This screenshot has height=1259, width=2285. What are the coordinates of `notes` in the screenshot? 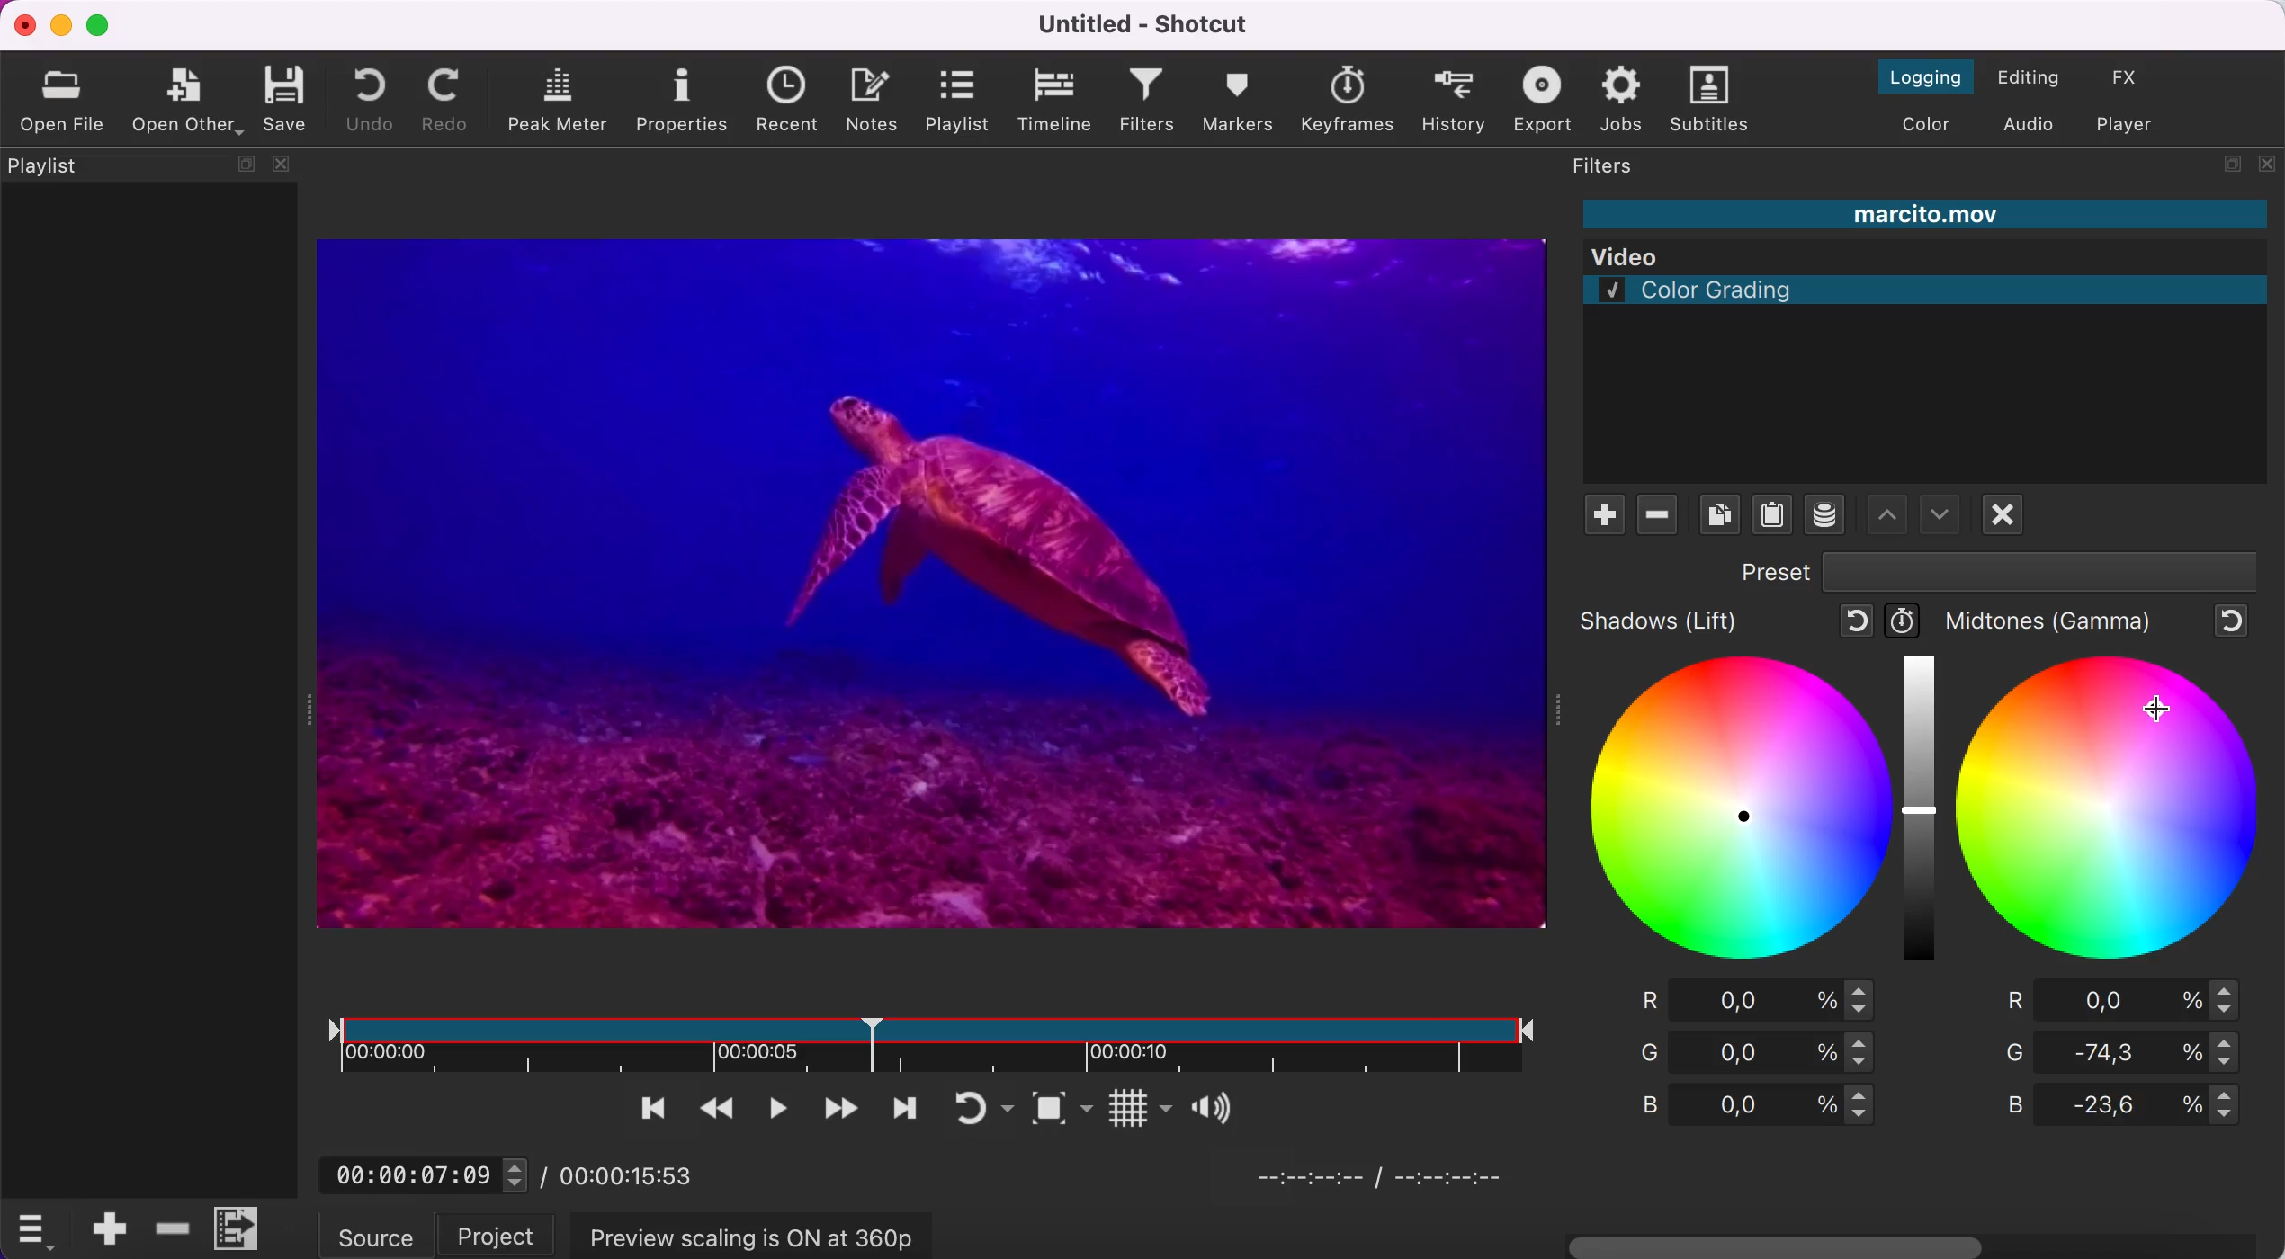 It's located at (878, 103).